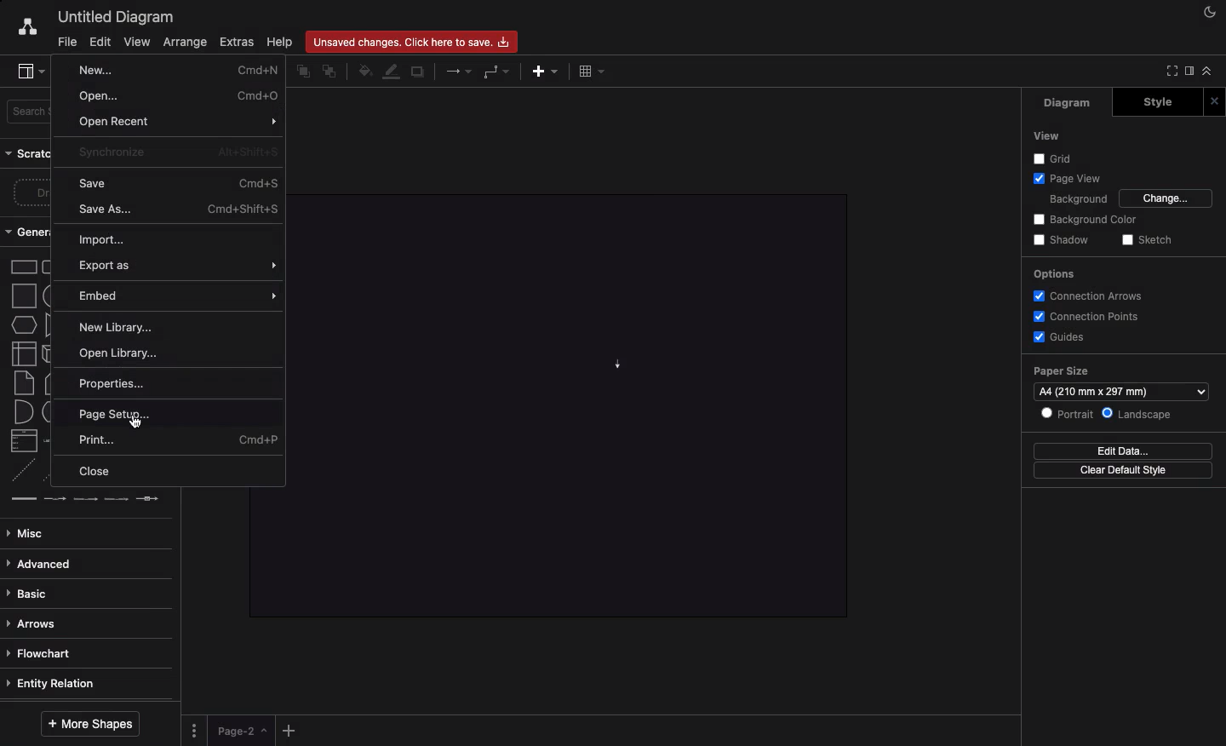  Describe the element at coordinates (123, 353) in the screenshot. I see `Open library` at that location.